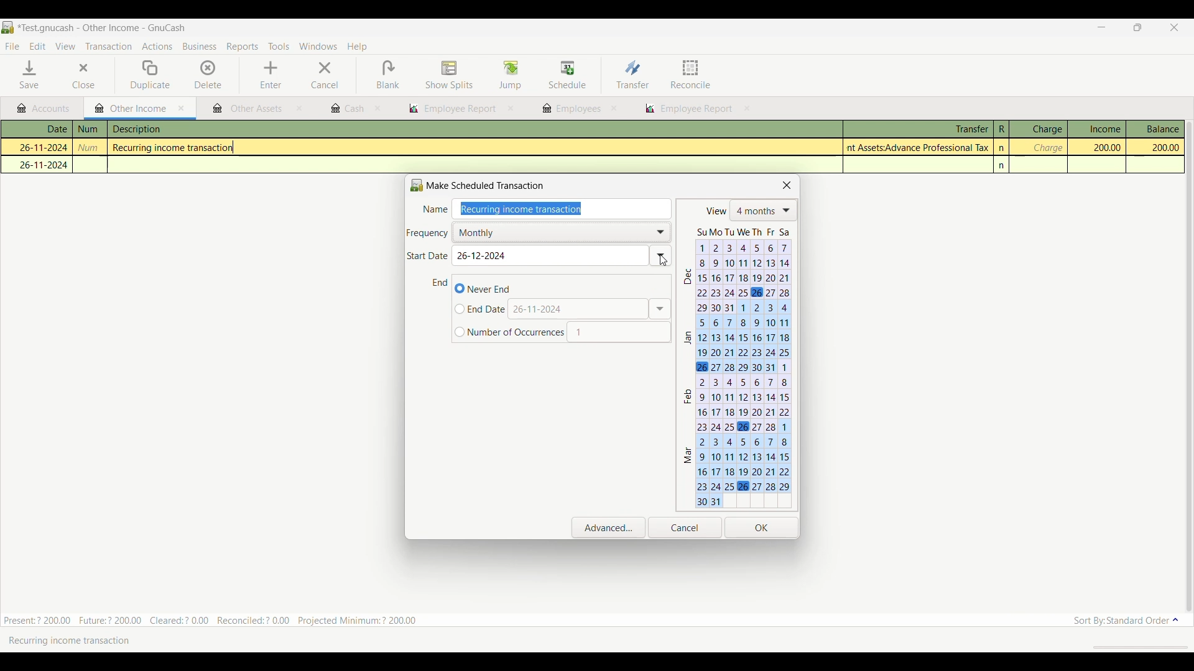  I want to click on Help menu, so click(358, 47).